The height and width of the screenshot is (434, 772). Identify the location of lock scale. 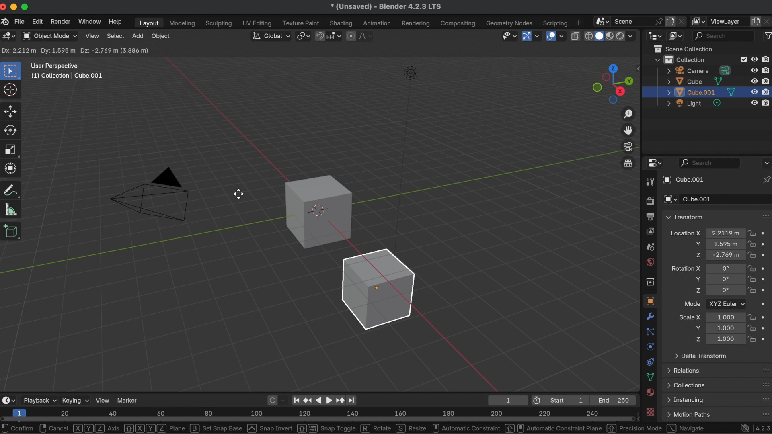
(751, 317).